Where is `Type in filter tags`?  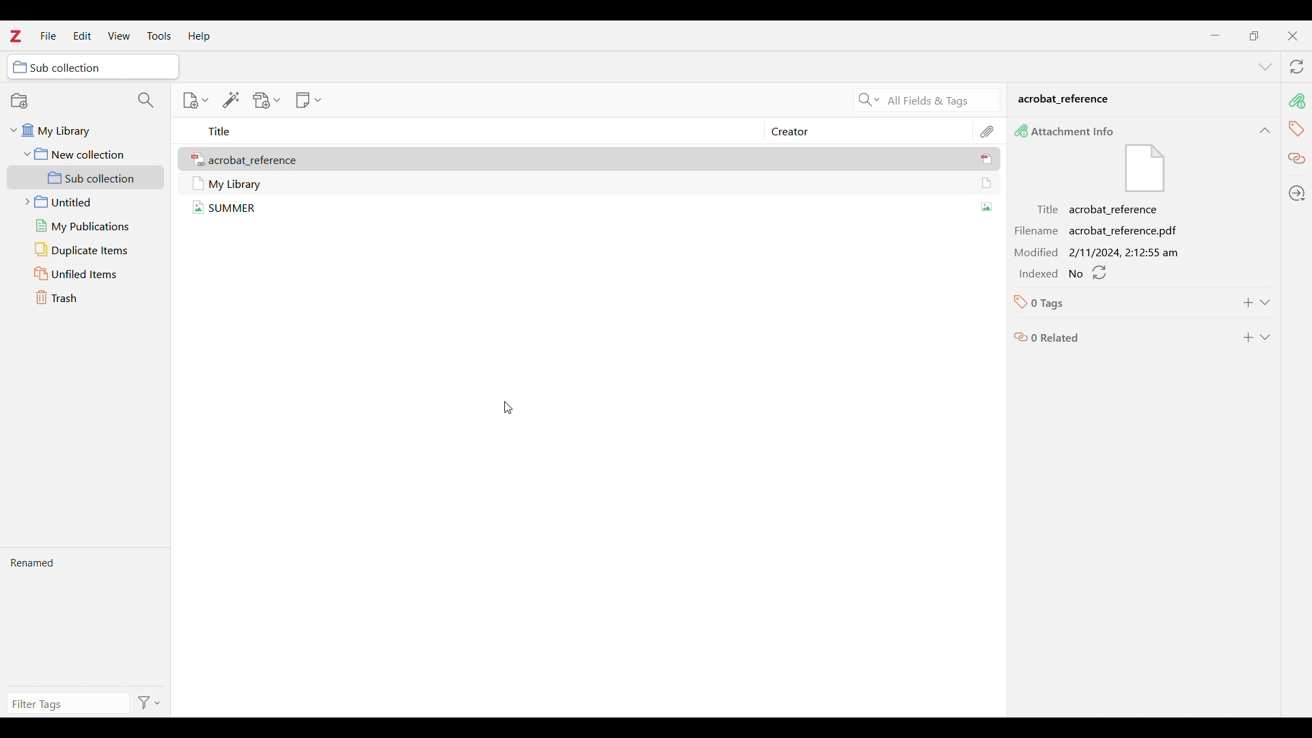
Type in filter tags is located at coordinates (68, 703).